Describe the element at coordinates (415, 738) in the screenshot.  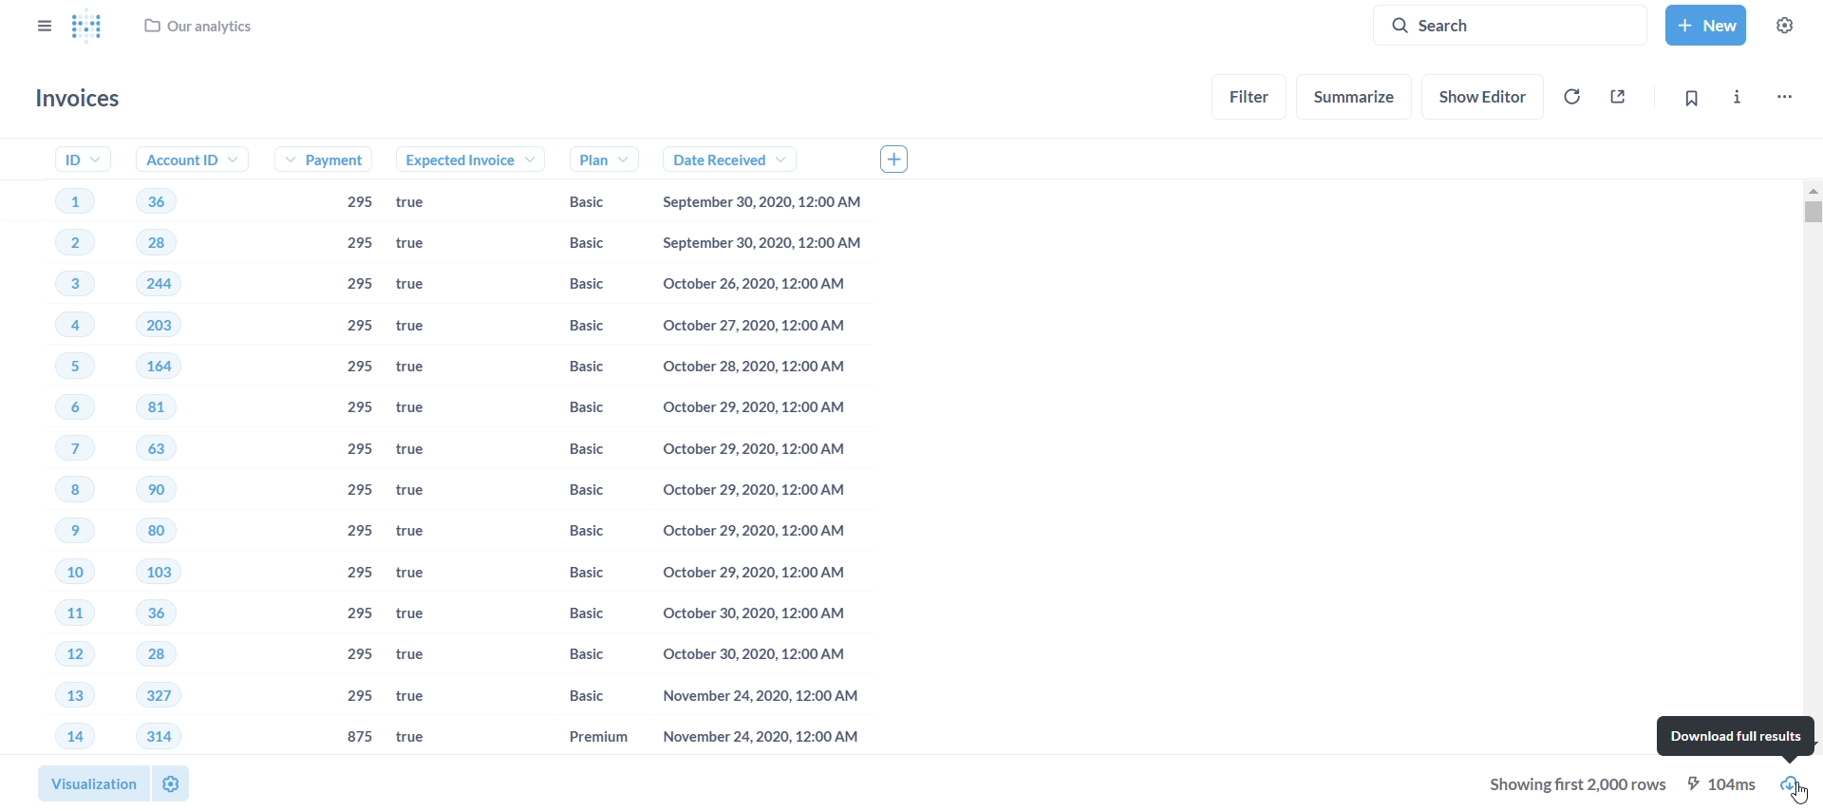
I see `true` at that location.